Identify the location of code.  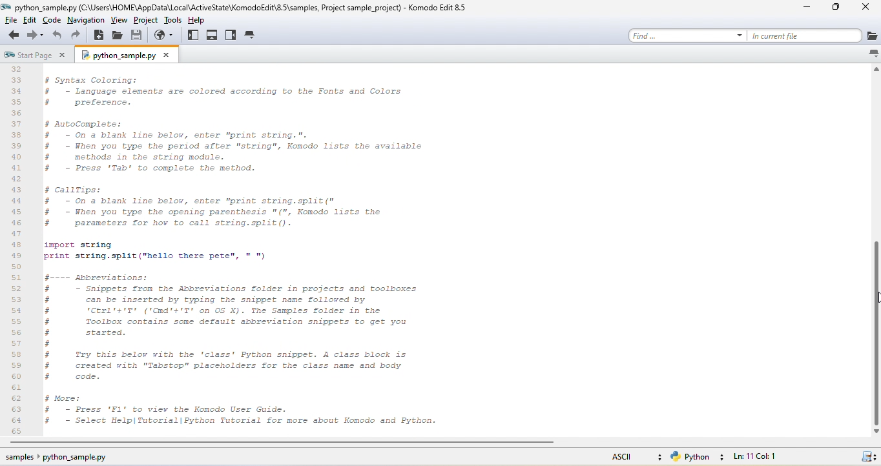
(53, 21).